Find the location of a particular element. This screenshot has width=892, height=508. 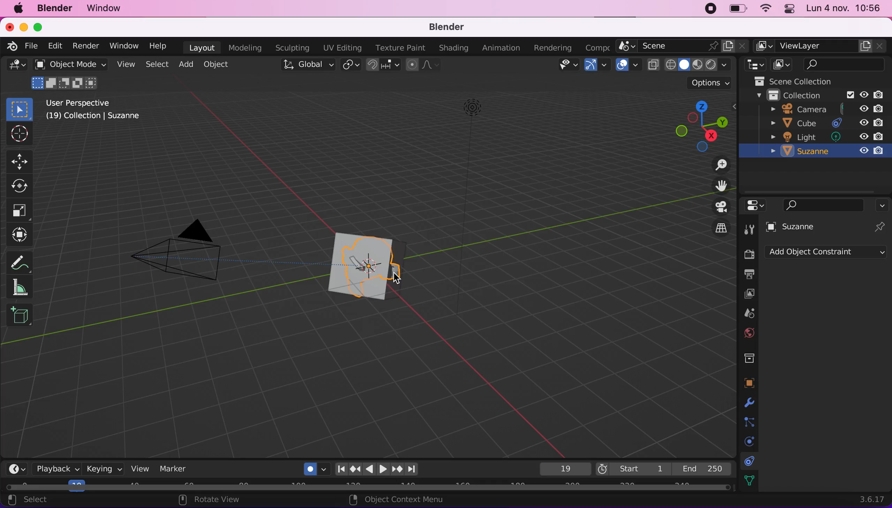

scale is located at coordinates (23, 211).